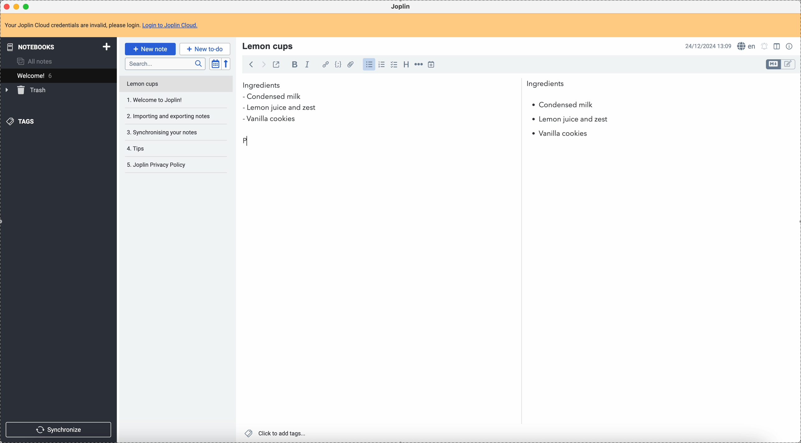 The width and height of the screenshot is (801, 443). I want to click on numbered list, so click(382, 65).